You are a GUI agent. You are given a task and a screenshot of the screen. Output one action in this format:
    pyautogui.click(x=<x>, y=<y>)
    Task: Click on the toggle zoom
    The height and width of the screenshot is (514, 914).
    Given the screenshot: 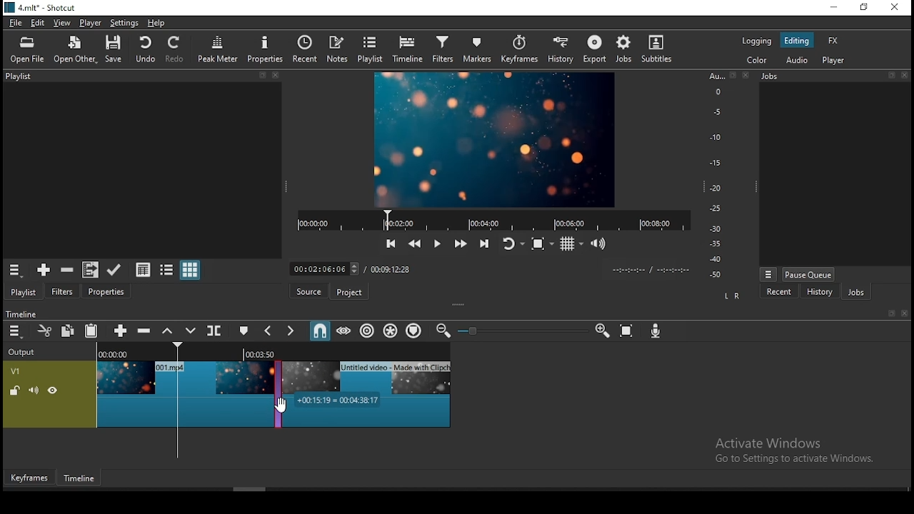 What is the action you would take?
    pyautogui.click(x=541, y=244)
    